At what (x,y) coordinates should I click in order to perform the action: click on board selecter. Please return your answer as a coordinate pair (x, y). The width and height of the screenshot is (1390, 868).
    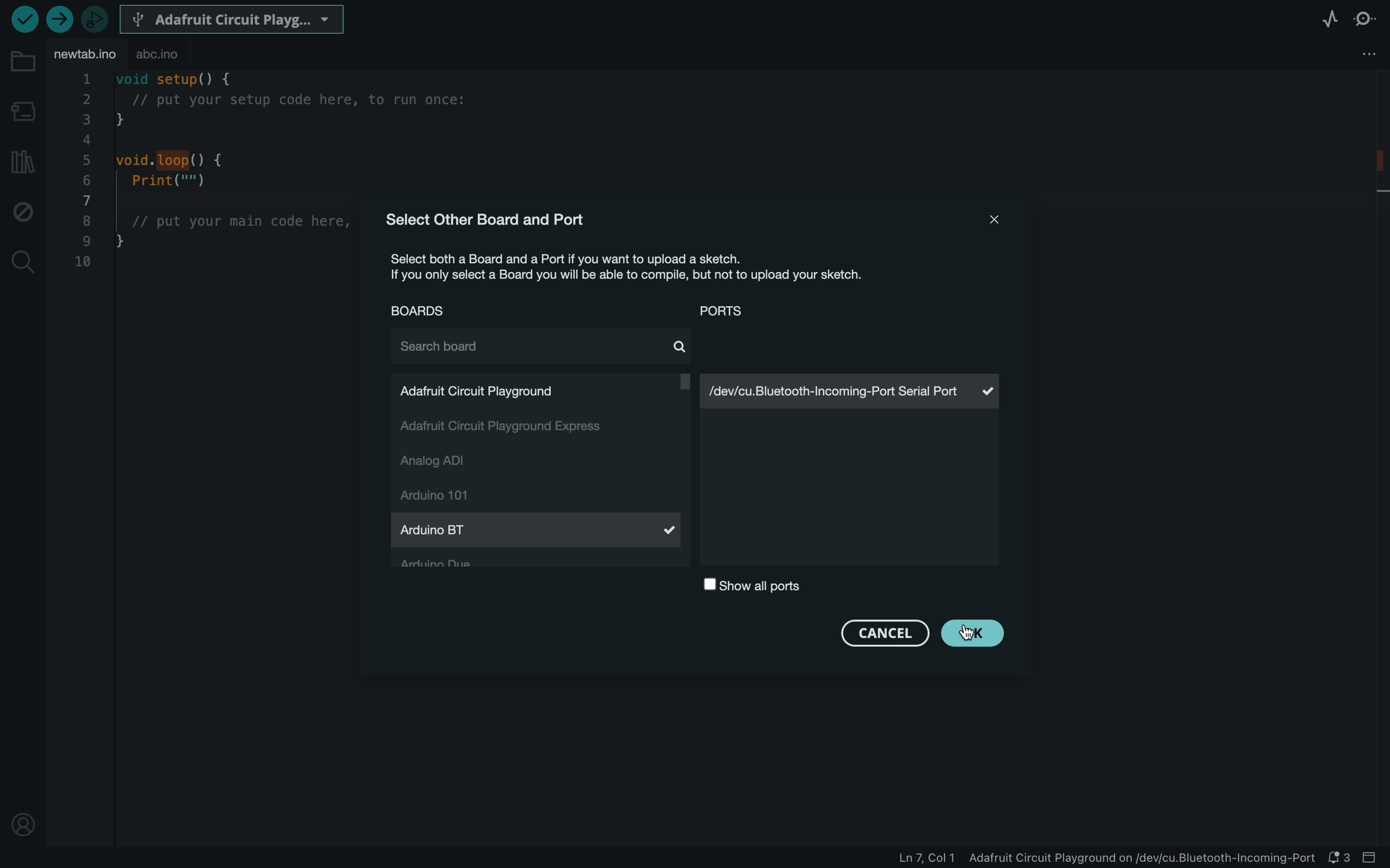
    Looking at the image, I should click on (232, 18).